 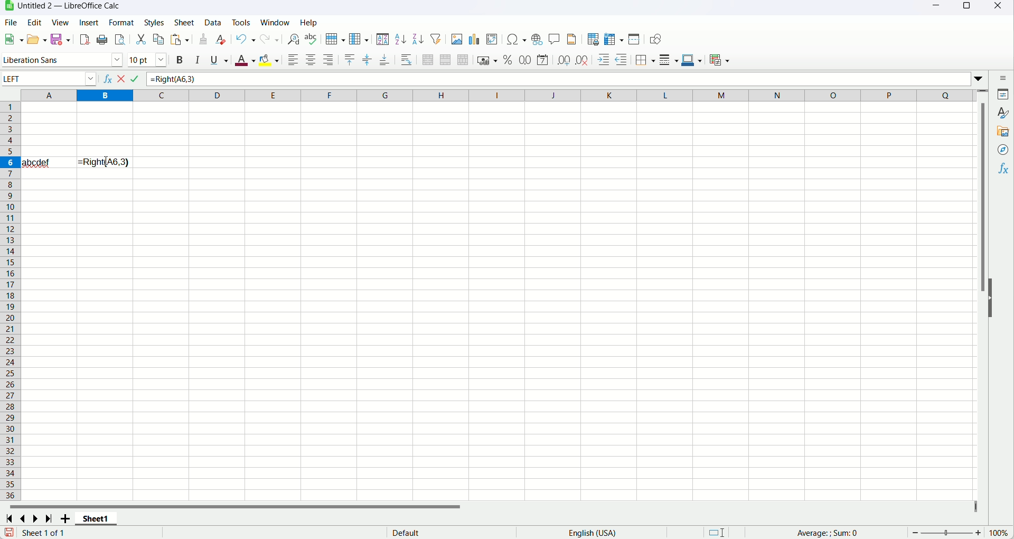 What do you see at coordinates (159, 39) in the screenshot?
I see `copy` at bounding box center [159, 39].